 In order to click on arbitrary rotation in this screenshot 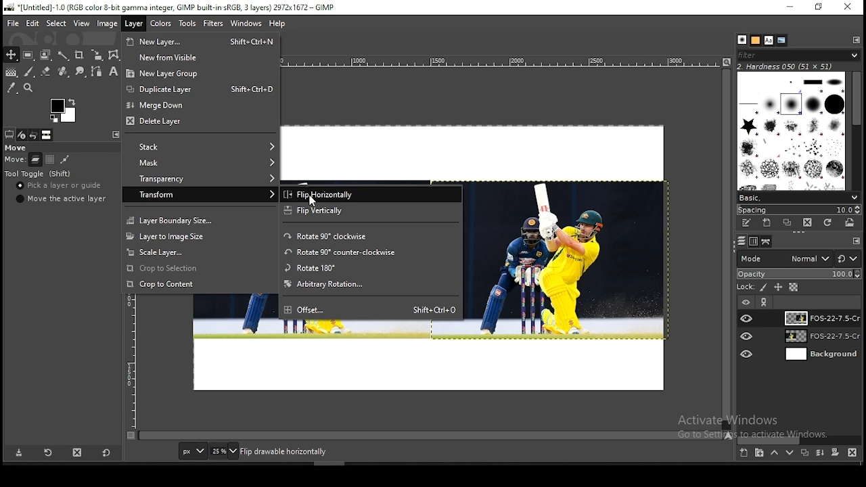, I will do `click(371, 285)`.